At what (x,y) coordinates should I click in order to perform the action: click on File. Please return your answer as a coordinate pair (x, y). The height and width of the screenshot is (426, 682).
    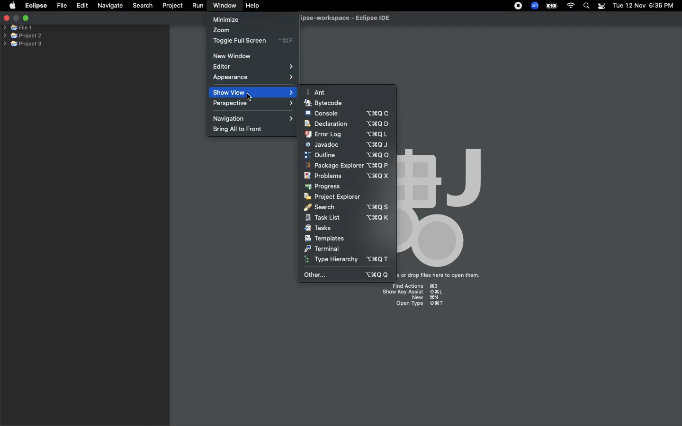
    Looking at the image, I should click on (61, 6).